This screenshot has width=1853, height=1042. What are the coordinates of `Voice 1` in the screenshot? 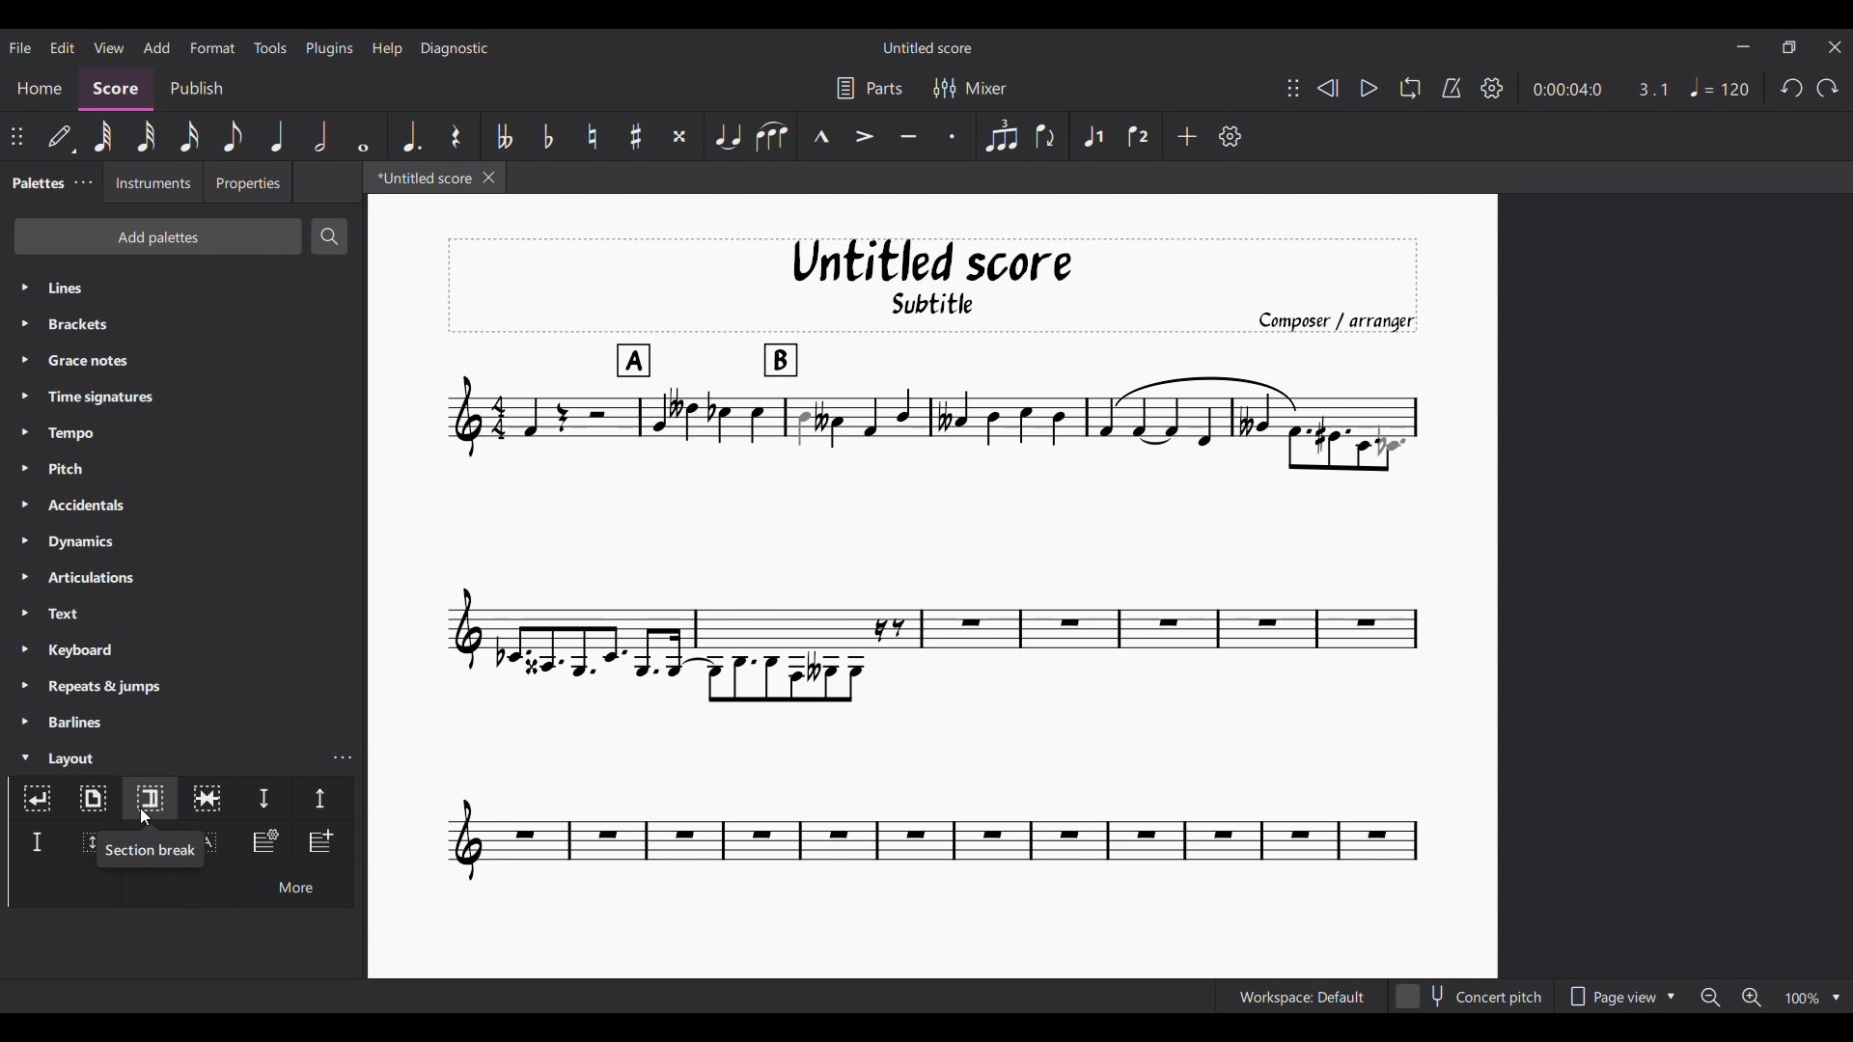 It's located at (1092, 136).